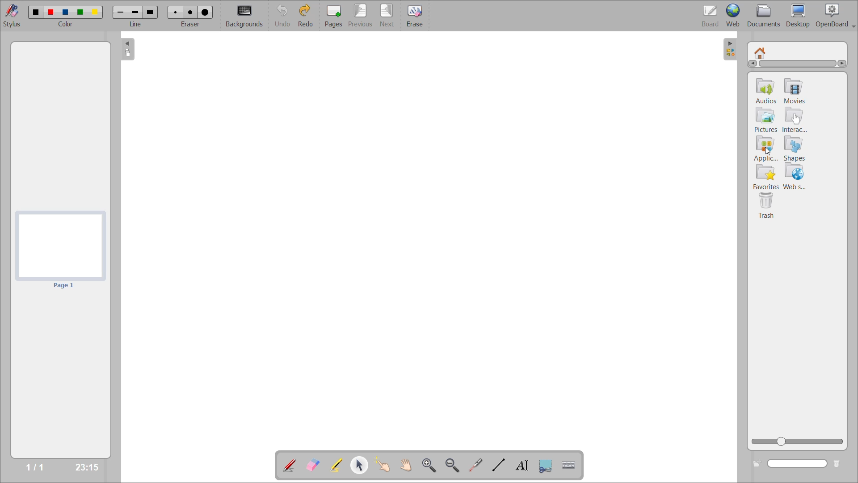 This screenshot has height=483, width=858. What do you see at coordinates (65, 24) in the screenshot?
I see `color` at bounding box center [65, 24].